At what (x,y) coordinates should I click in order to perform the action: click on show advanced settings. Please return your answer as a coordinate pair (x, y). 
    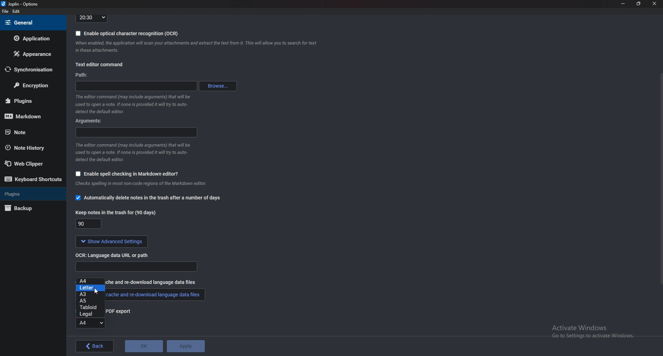
    Looking at the image, I should click on (110, 242).